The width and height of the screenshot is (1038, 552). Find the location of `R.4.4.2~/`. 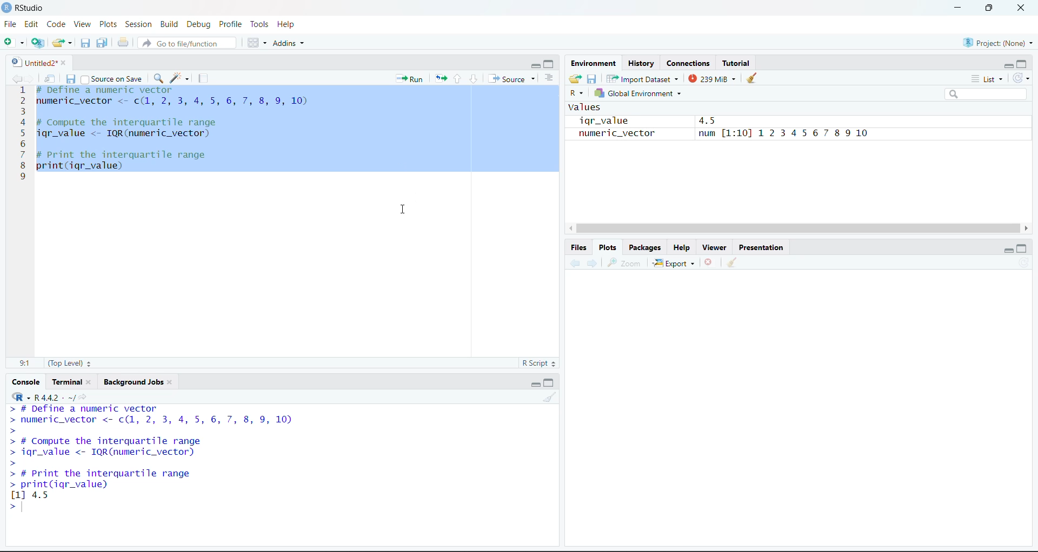

R.4.4.2~/ is located at coordinates (56, 398).